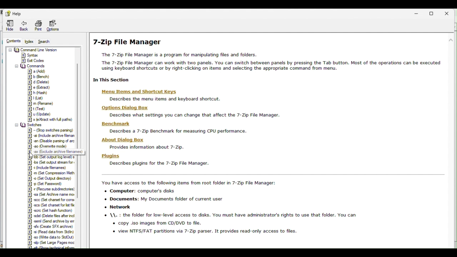  I want to click on [8] sce (Set charset for cons, so click(51, 199).